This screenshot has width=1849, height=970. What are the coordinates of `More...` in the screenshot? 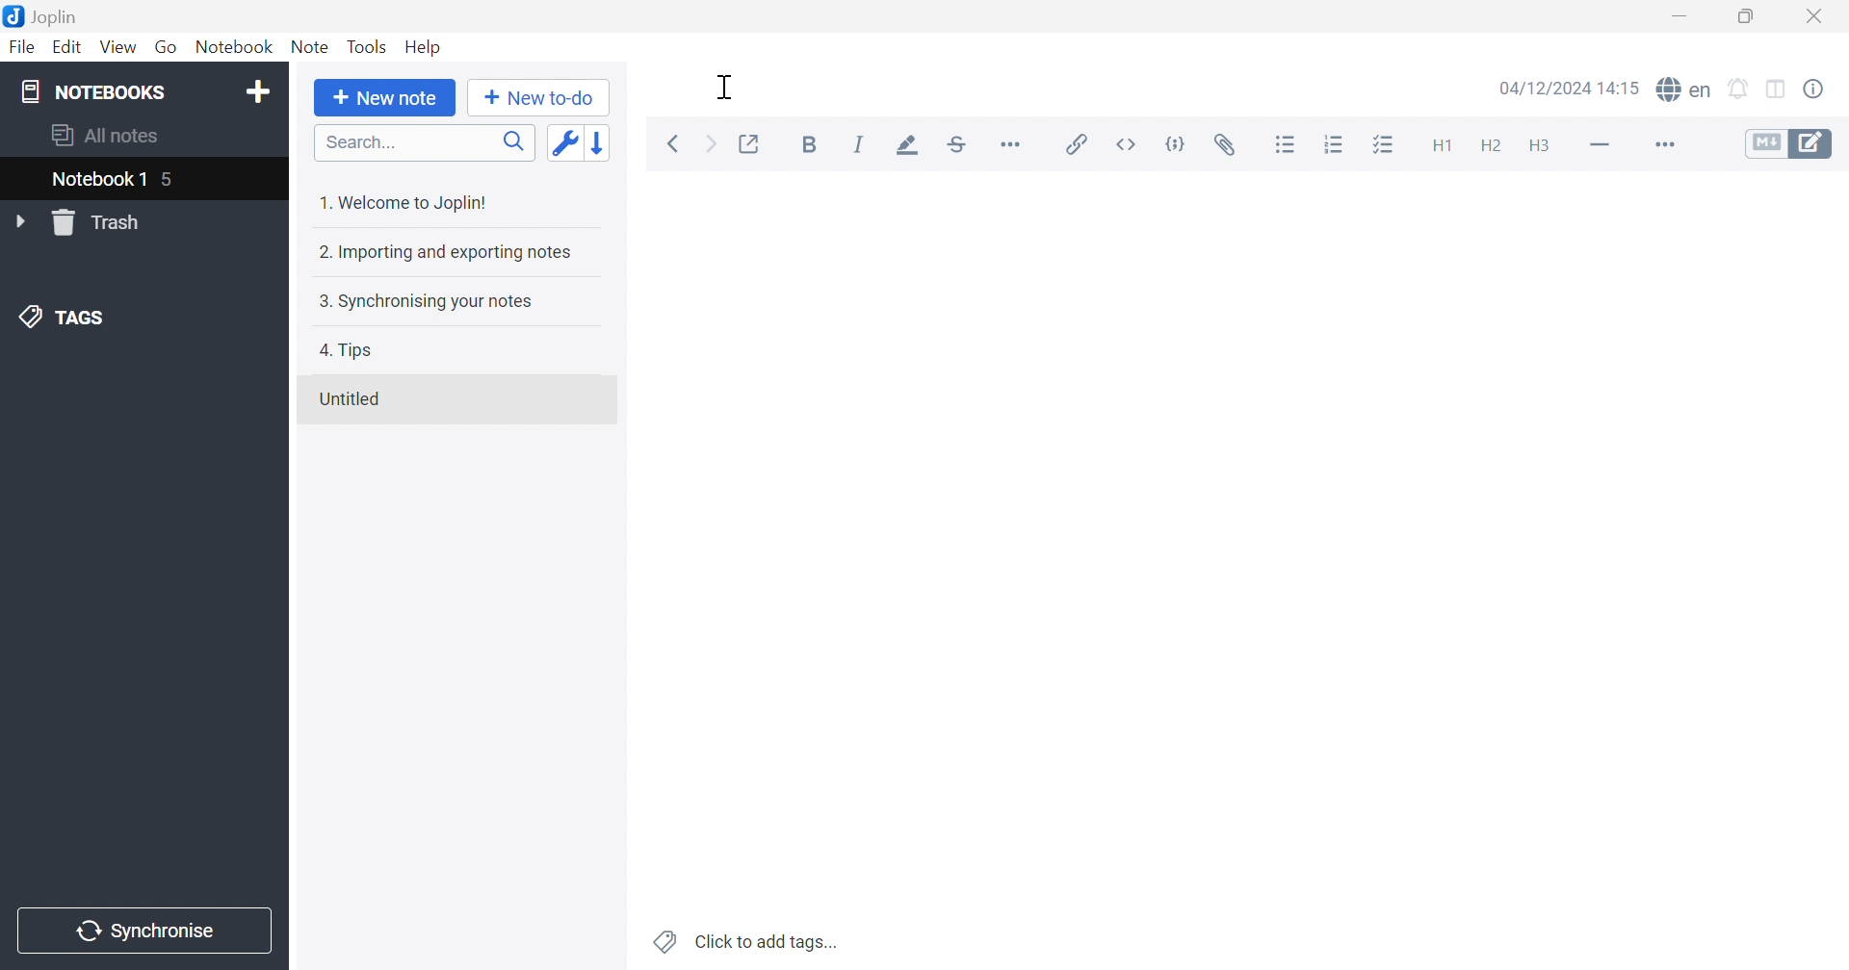 It's located at (1010, 142).